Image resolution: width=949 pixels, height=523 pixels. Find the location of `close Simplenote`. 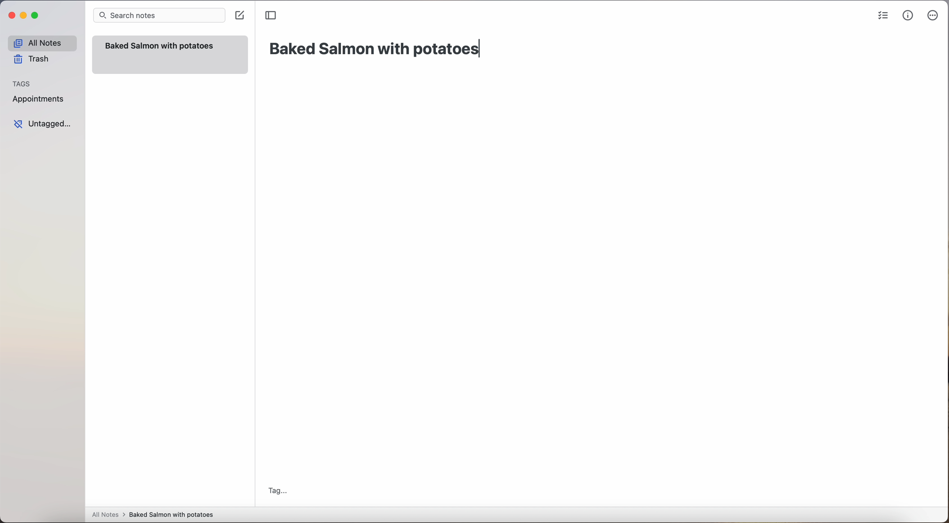

close Simplenote is located at coordinates (11, 16).